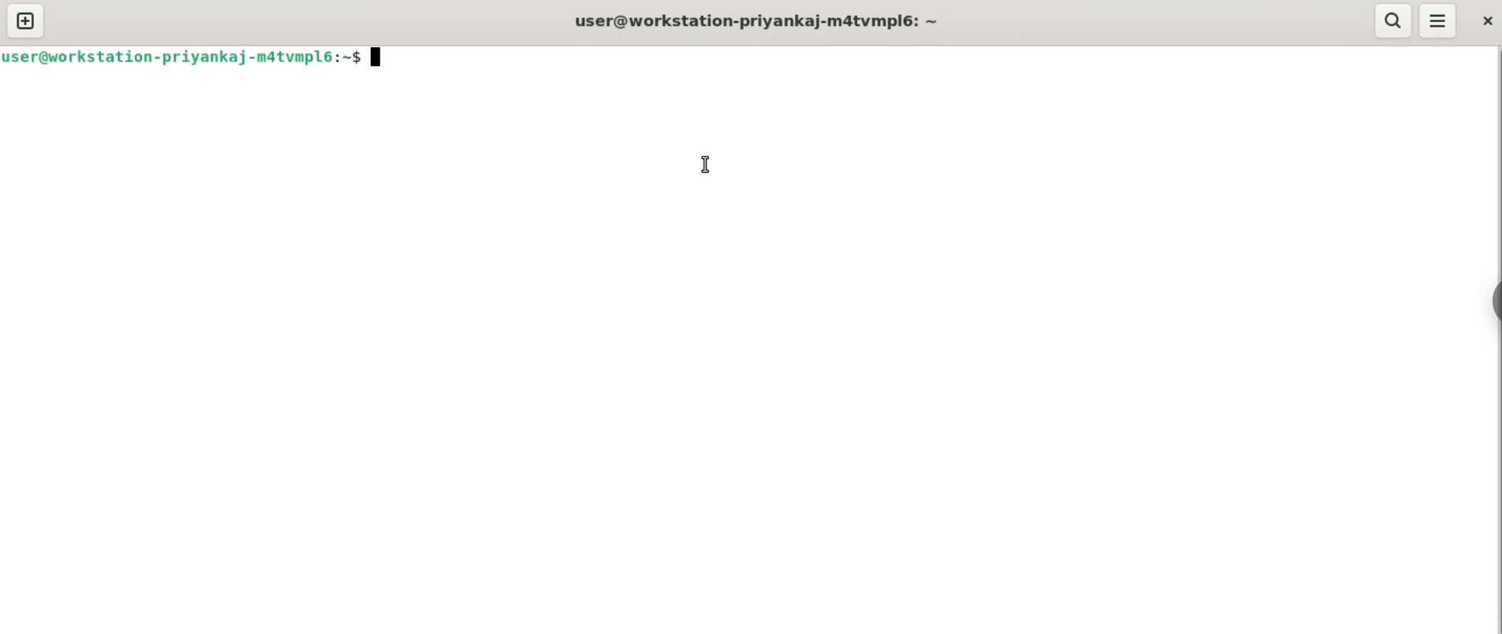 The image size is (1502, 634). What do you see at coordinates (1493, 301) in the screenshot?
I see `sidebar` at bounding box center [1493, 301].